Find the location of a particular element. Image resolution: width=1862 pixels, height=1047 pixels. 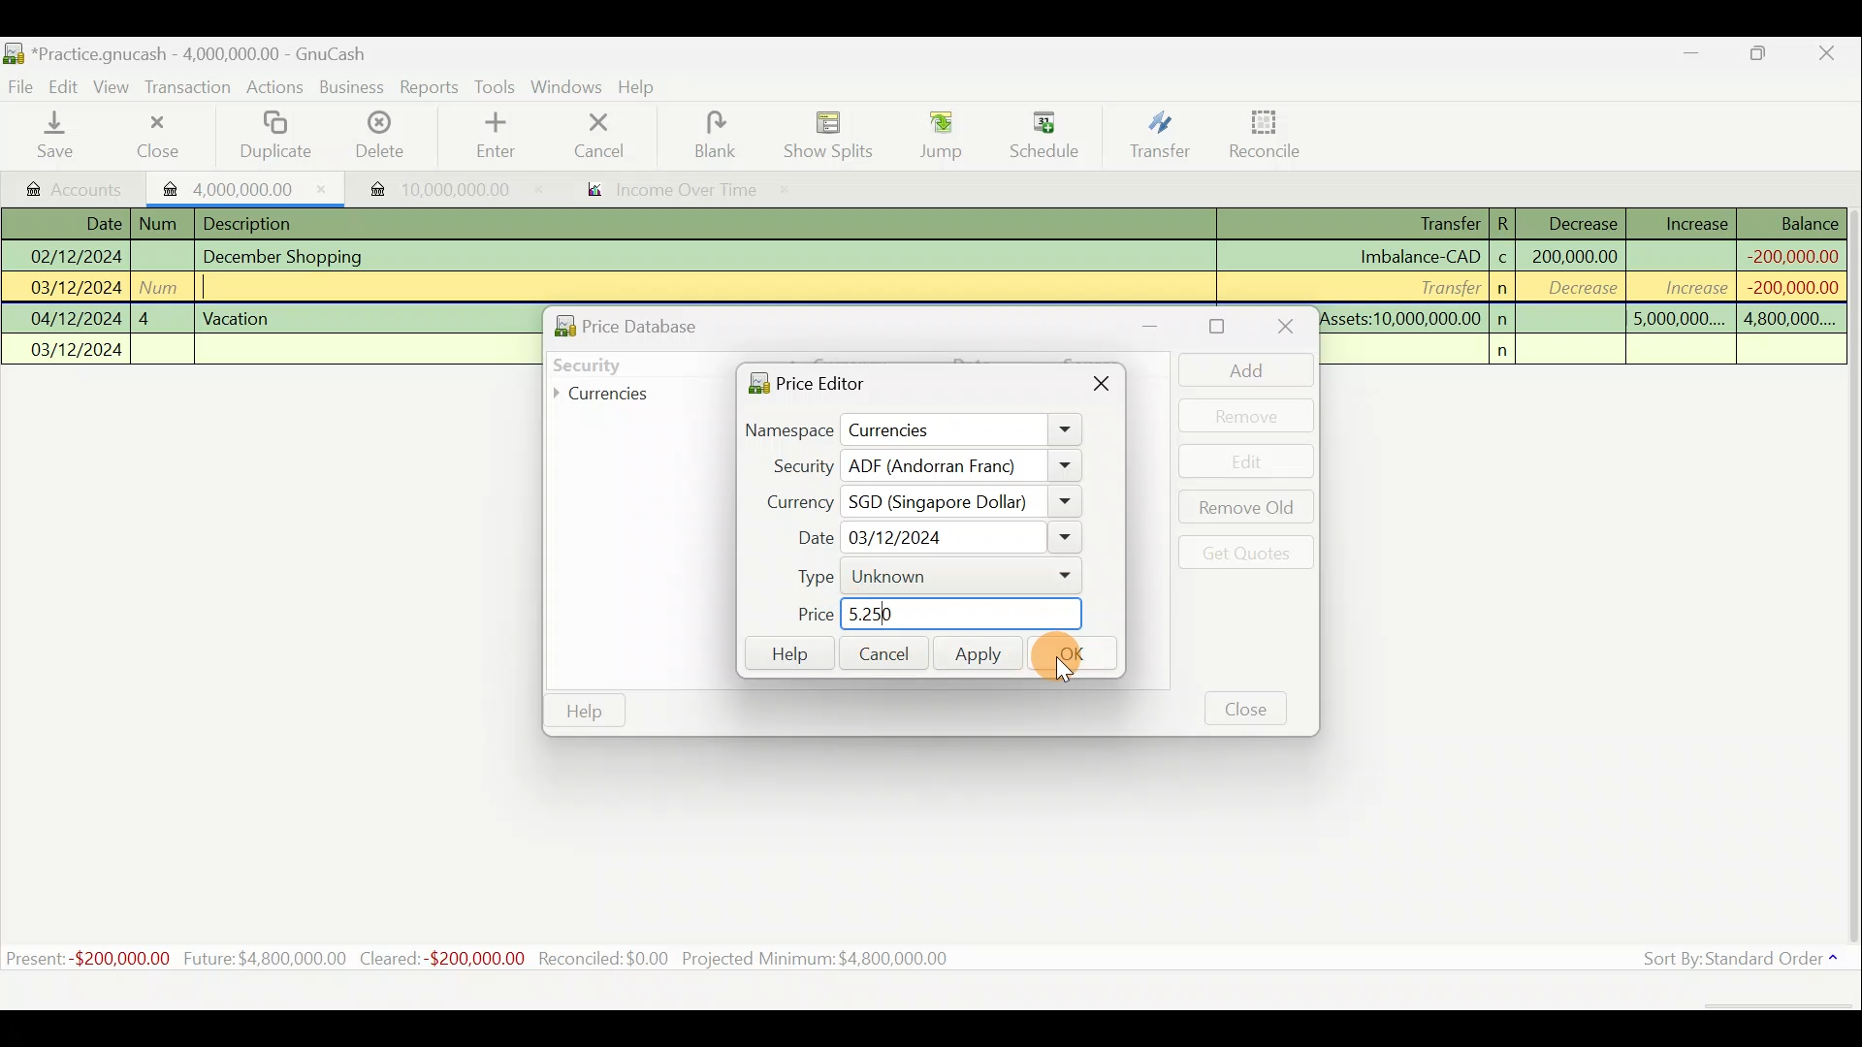

Maximise is located at coordinates (1770, 56).